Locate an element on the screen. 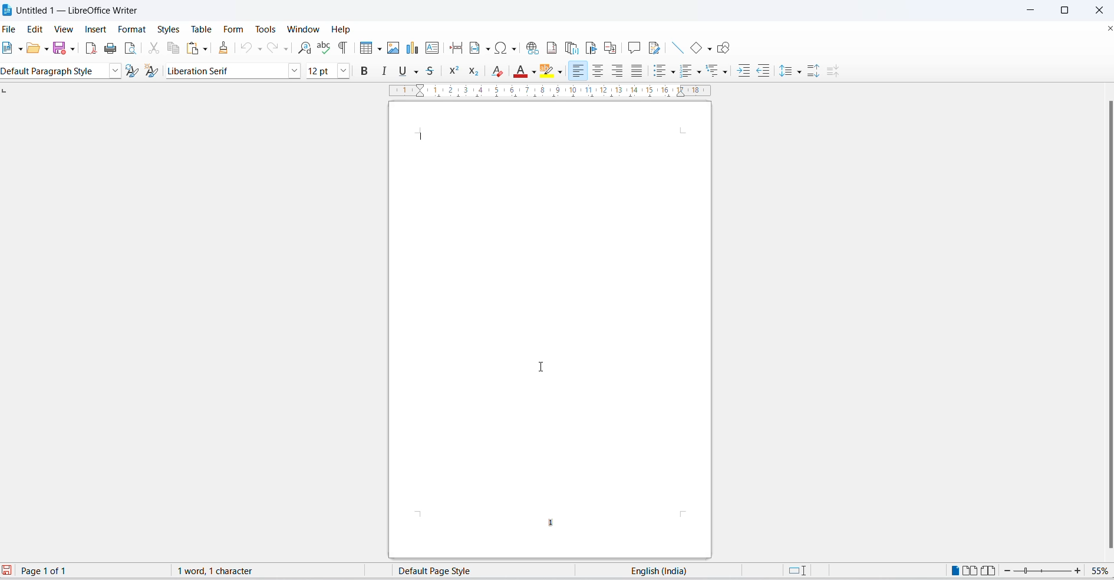  libreoffice logo is located at coordinates (7, 10).